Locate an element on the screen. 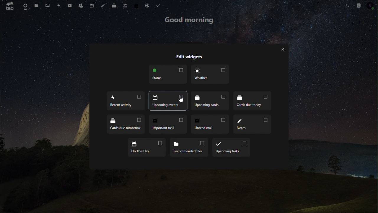  Important mail is located at coordinates (168, 124).